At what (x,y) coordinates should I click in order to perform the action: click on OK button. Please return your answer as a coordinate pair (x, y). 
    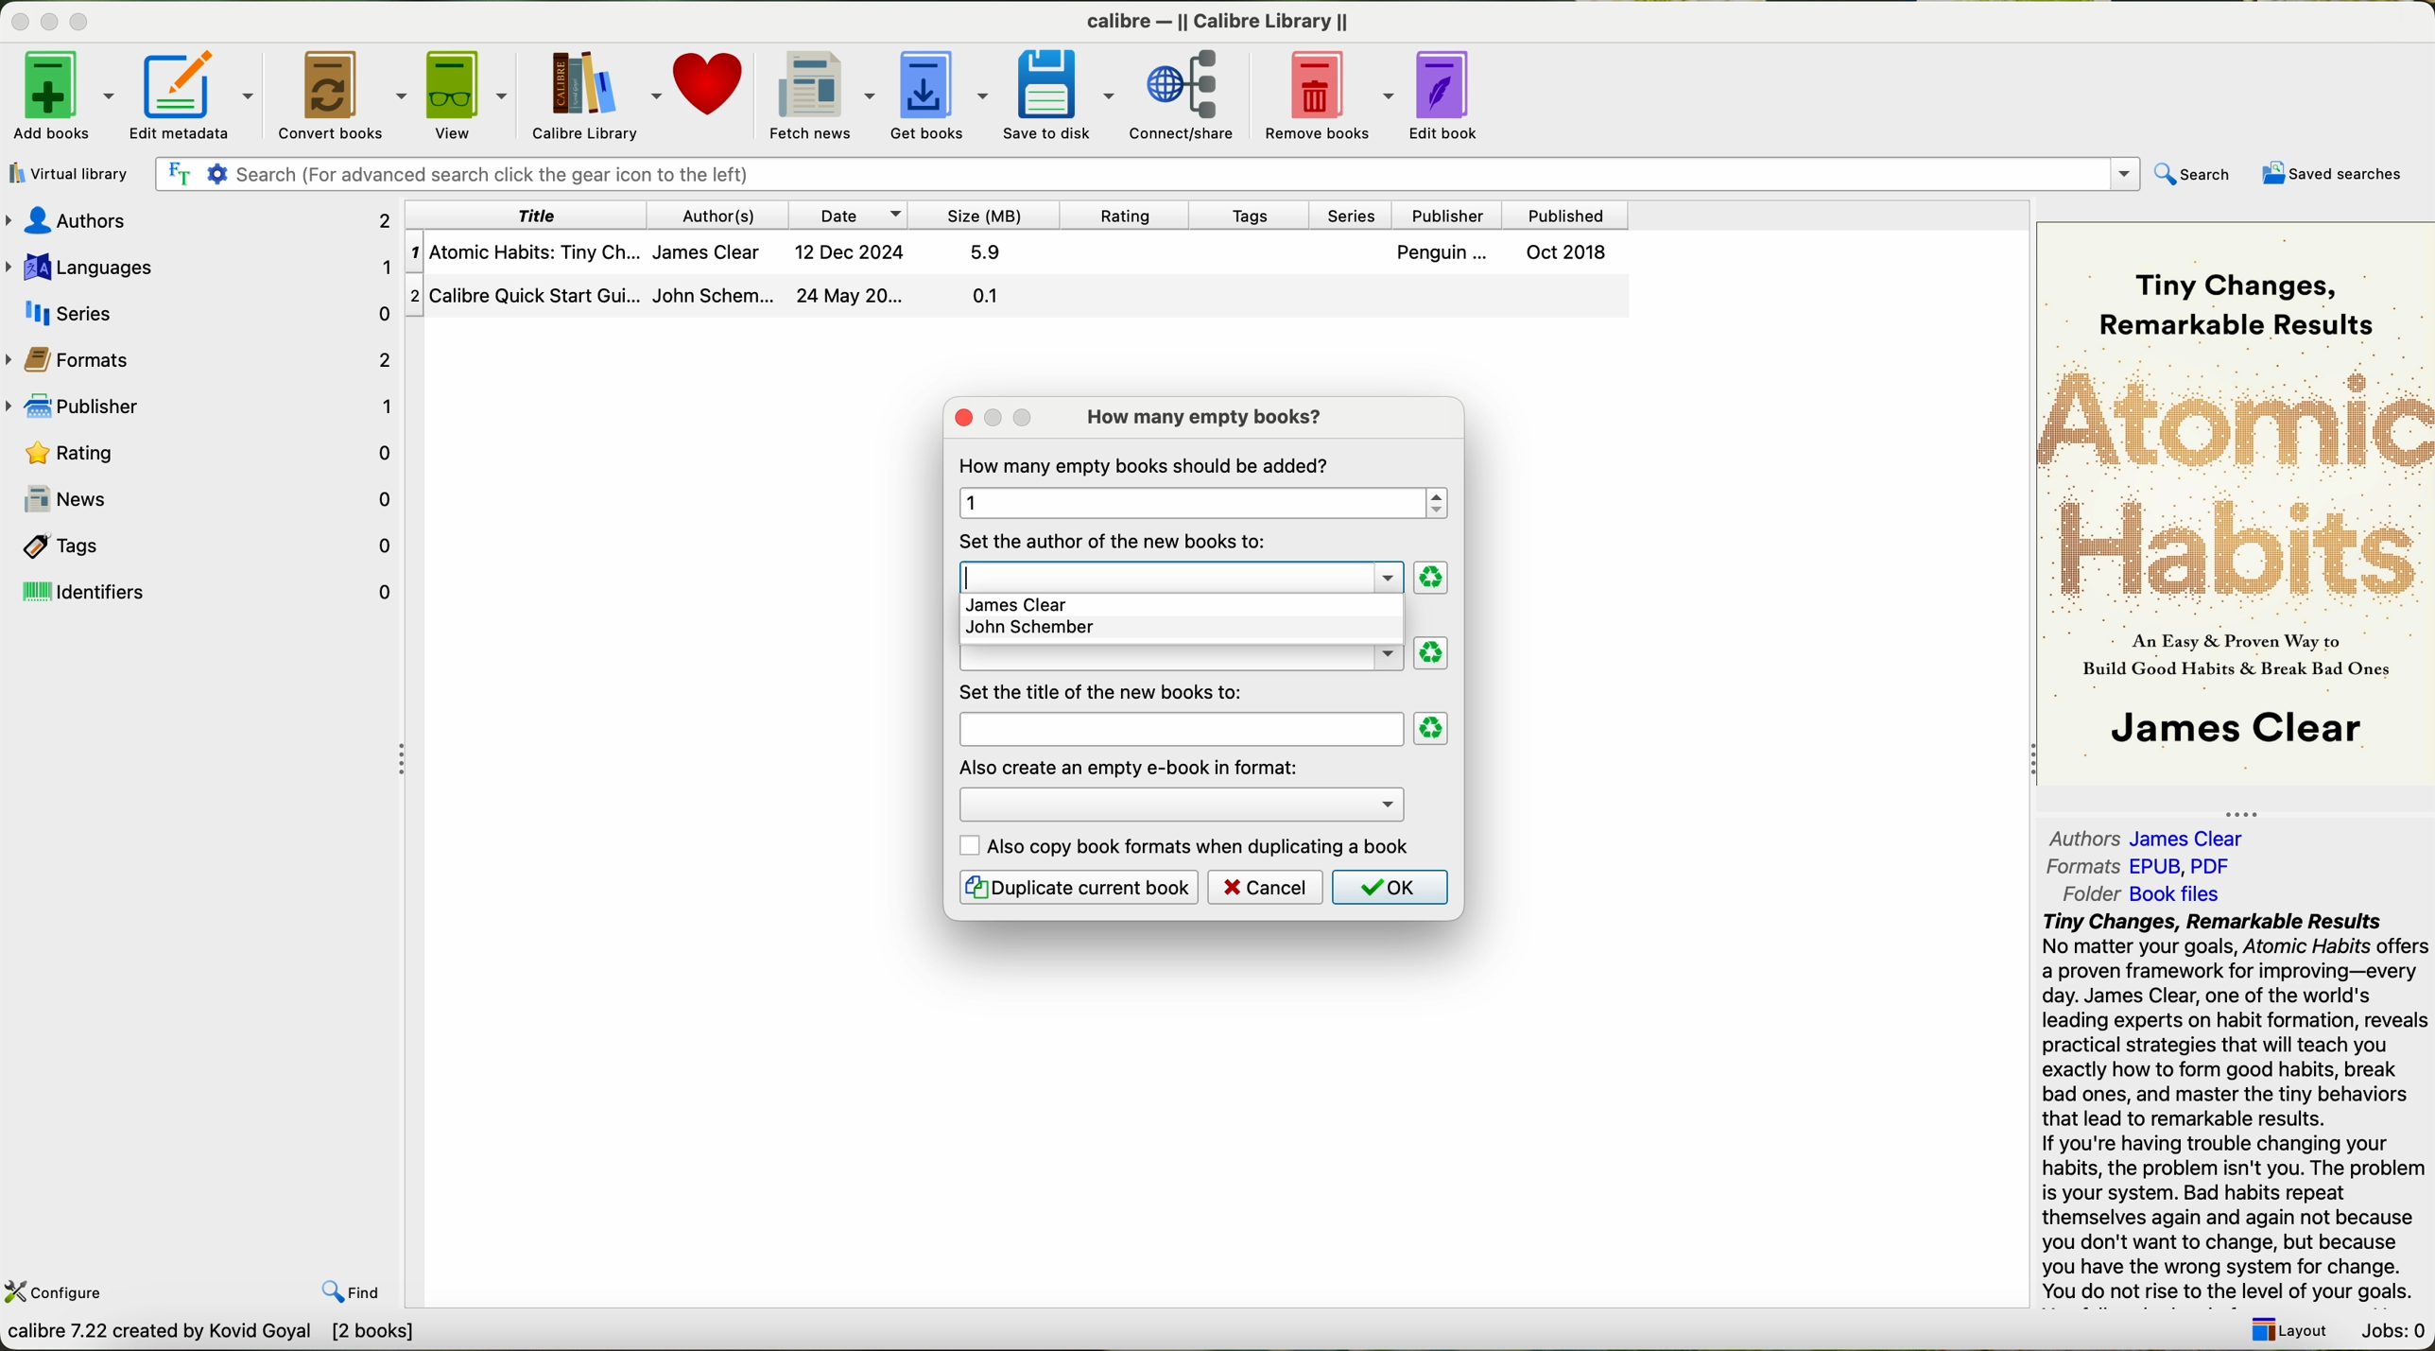
    Looking at the image, I should click on (1388, 887).